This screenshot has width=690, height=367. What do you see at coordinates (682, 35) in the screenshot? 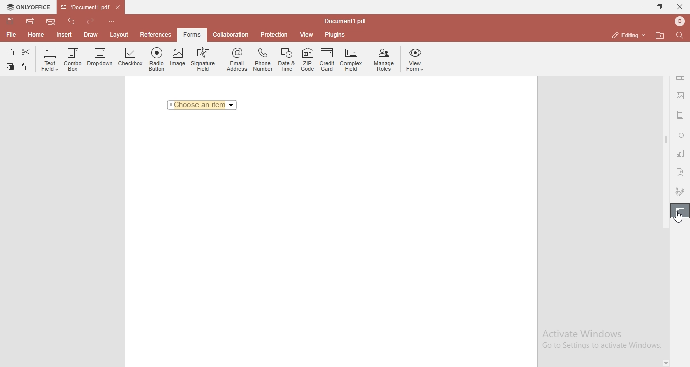
I see `find` at bounding box center [682, 35].